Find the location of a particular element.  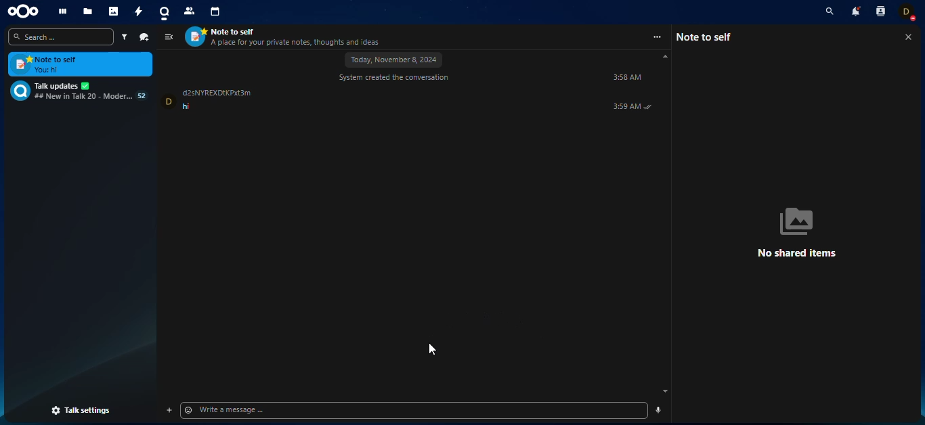

contact is located at coordinates (189, 13).